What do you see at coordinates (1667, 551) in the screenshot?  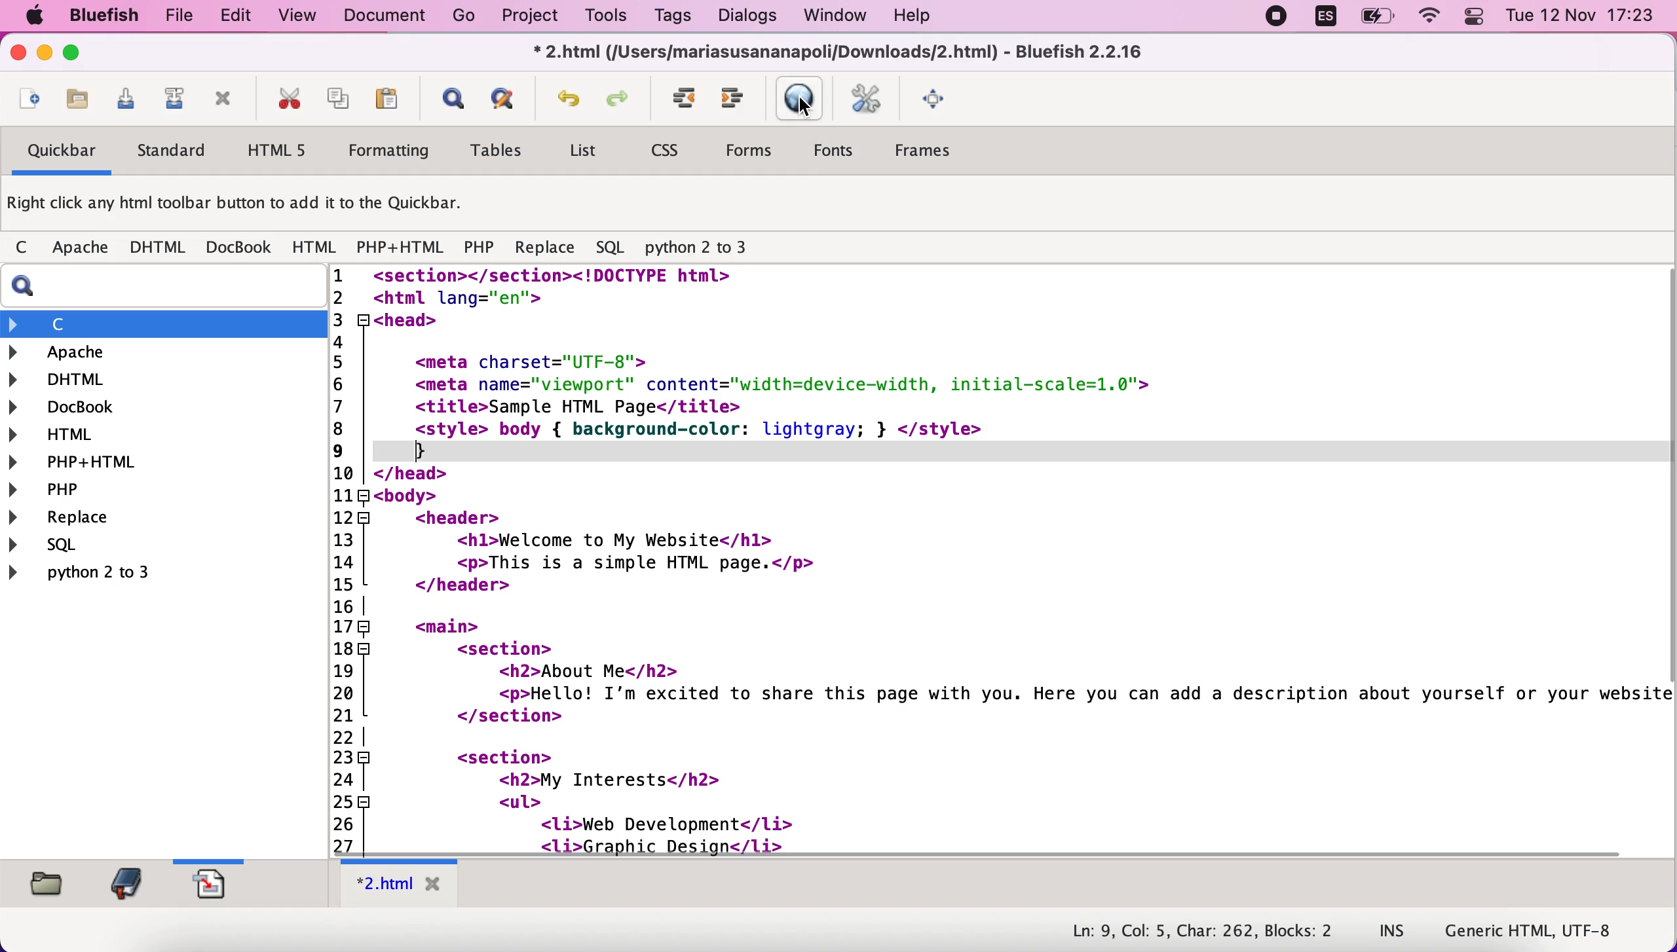 I see `scroll bar` at bounding box center [1667, 551].